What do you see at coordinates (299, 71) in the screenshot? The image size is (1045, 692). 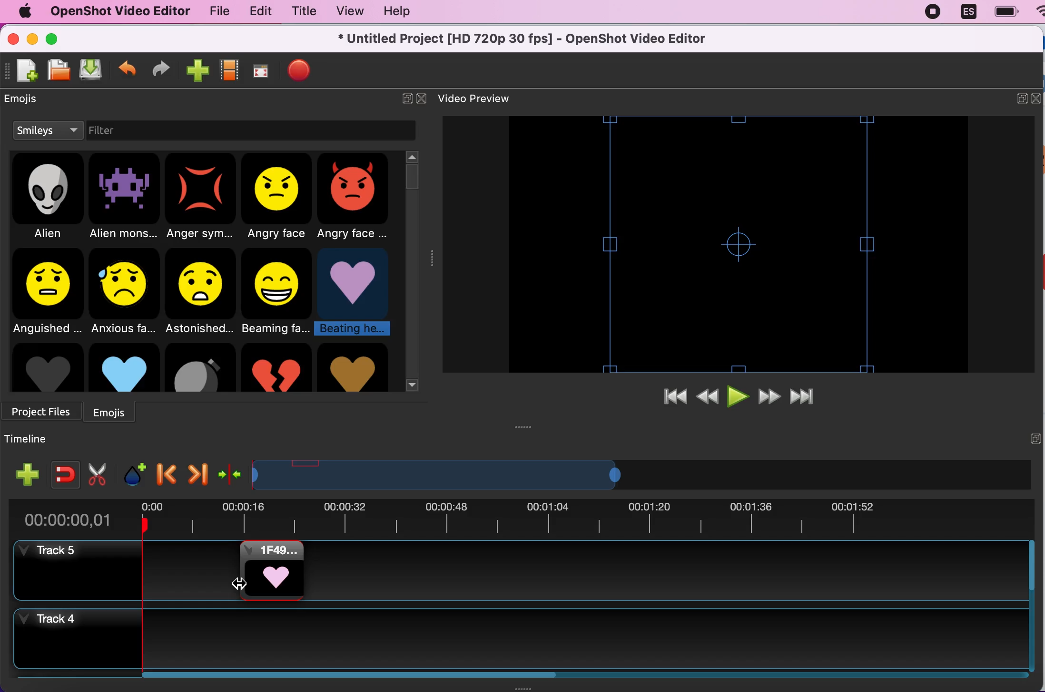 I see `export file` at bounding box center [299, 71].